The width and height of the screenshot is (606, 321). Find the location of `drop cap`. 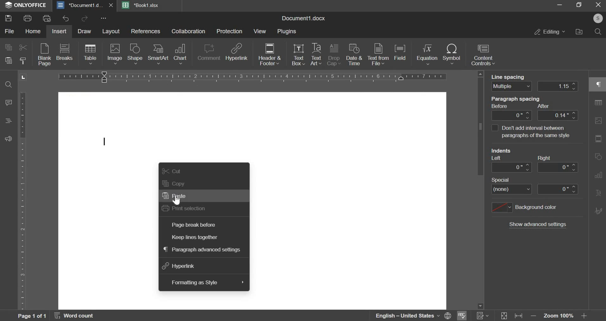

drop cap is located at coordinates (334, 55).